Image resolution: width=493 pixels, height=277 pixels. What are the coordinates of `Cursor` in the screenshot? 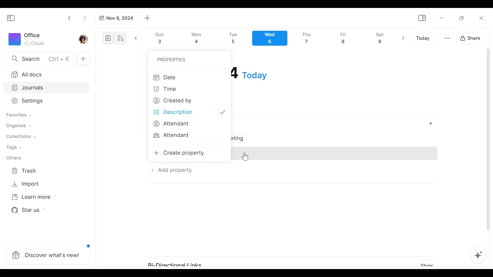 It's located at (245, 157).